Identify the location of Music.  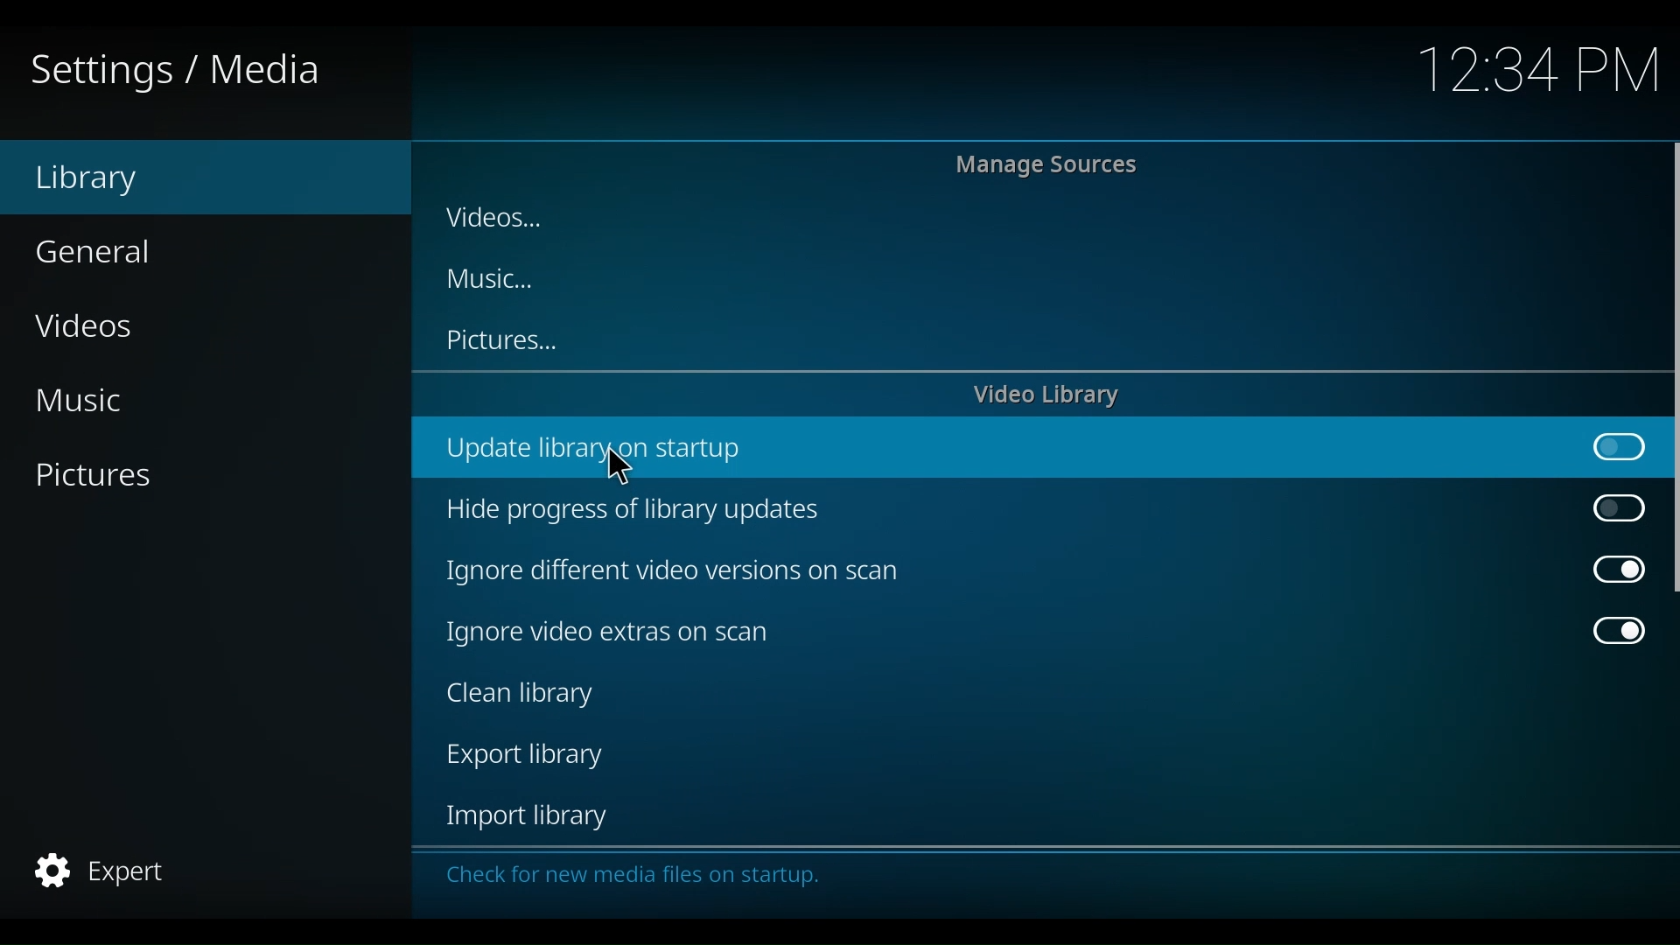
(88, 400).